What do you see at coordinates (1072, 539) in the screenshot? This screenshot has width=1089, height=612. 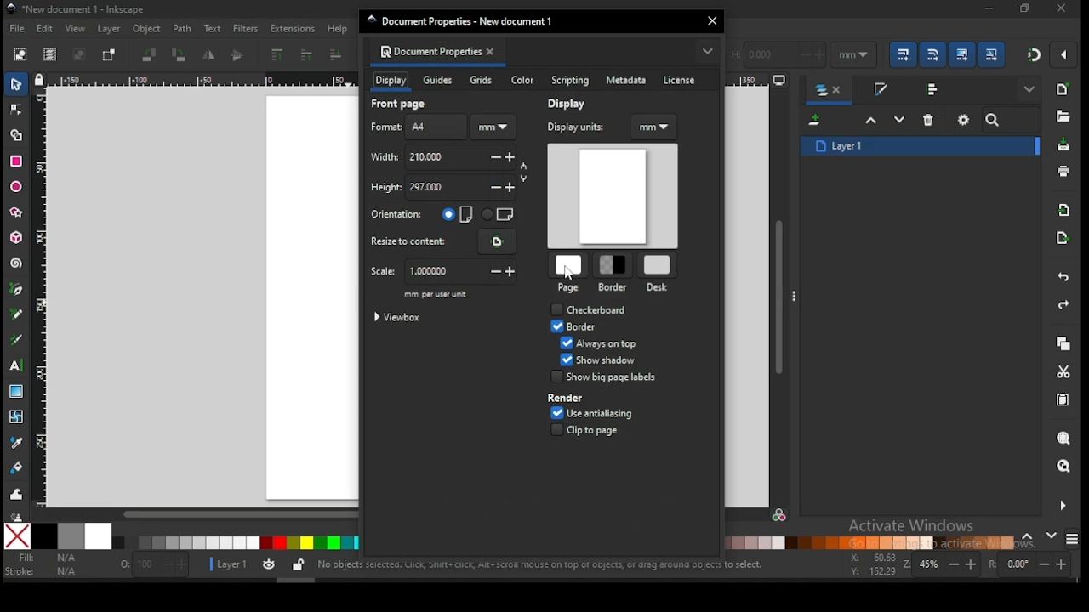 I see `color modes` at bounding box center [1072, 539].